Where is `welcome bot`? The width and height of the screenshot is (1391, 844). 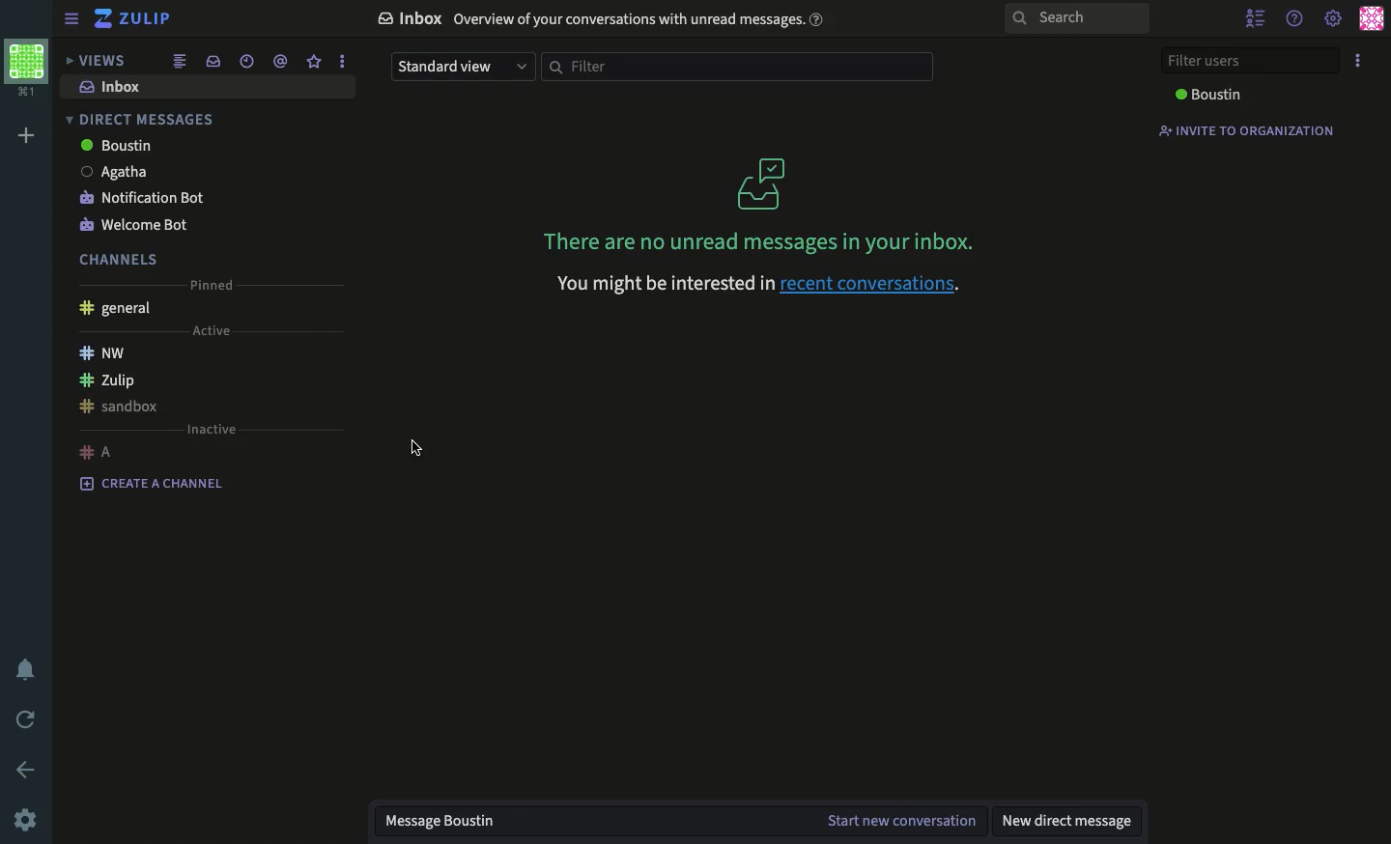
welcome bot is located at coordinates (137, 224).